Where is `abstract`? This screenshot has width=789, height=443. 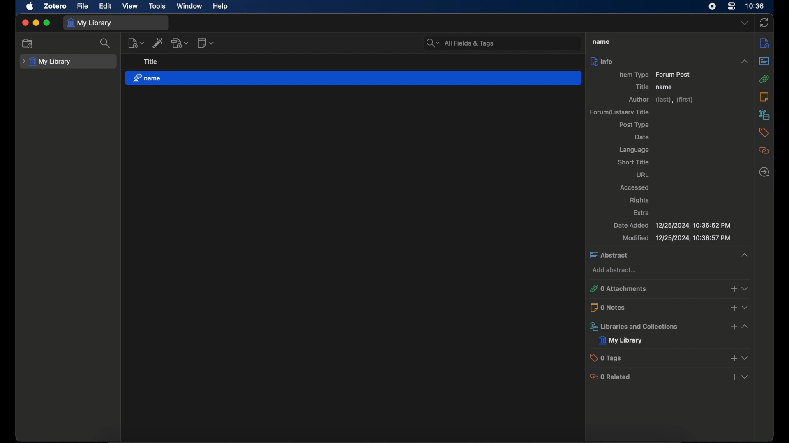
abstract is located at coordinates (765, 61).